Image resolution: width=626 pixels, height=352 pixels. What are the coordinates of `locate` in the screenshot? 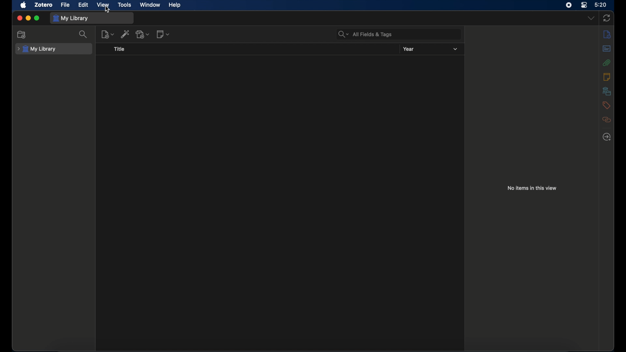 It's located at (607, 137).